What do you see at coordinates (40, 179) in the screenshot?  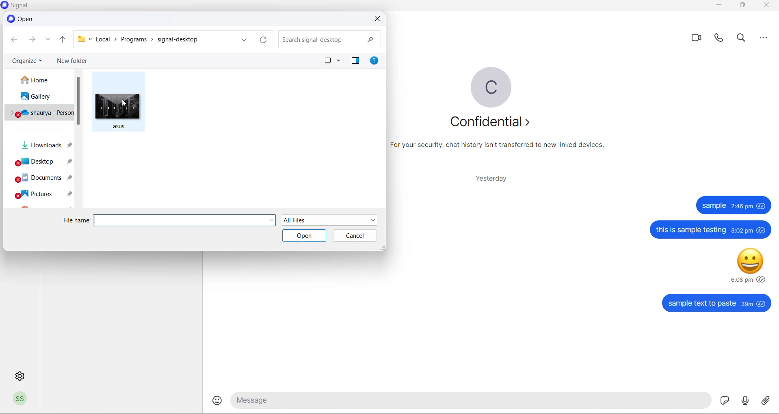 I see `documents` at bounding box center [40, 179].